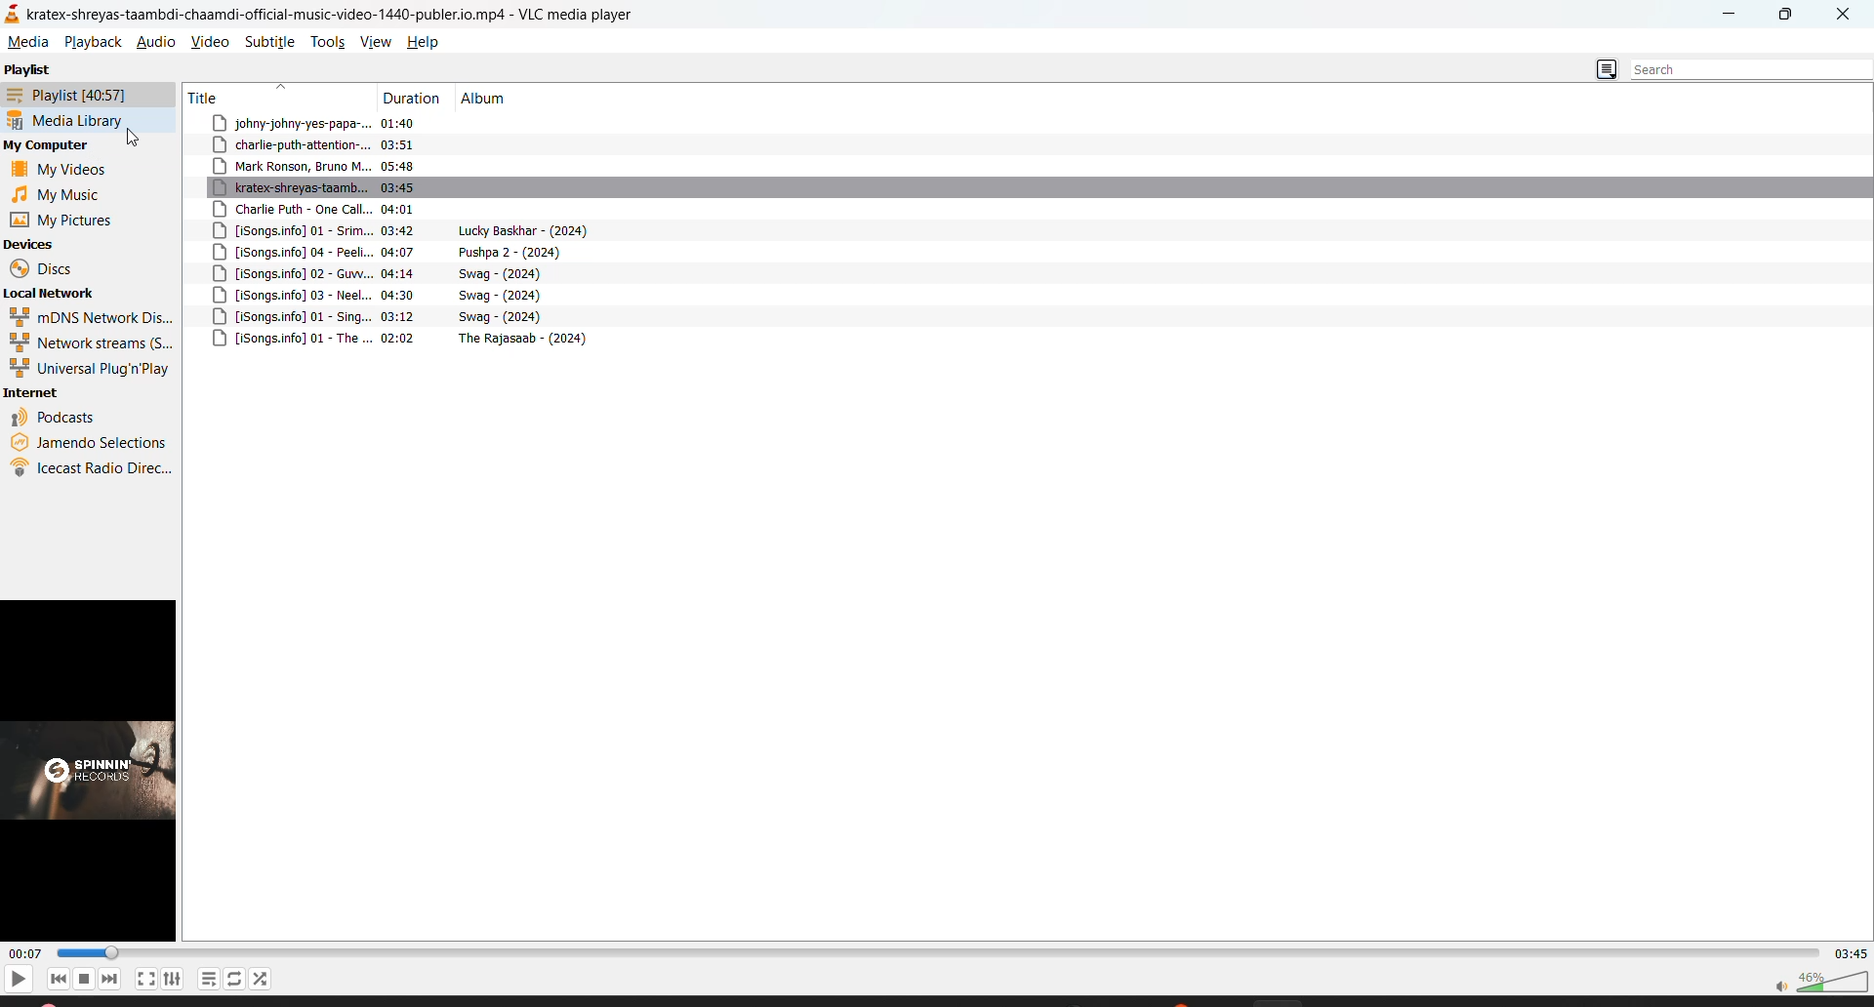 The height and width of the screenshot is (1007, 1874). What do you see at coordinates (158, 46) in the screenshot?
I see `audio` at bounding box center [158, 46].